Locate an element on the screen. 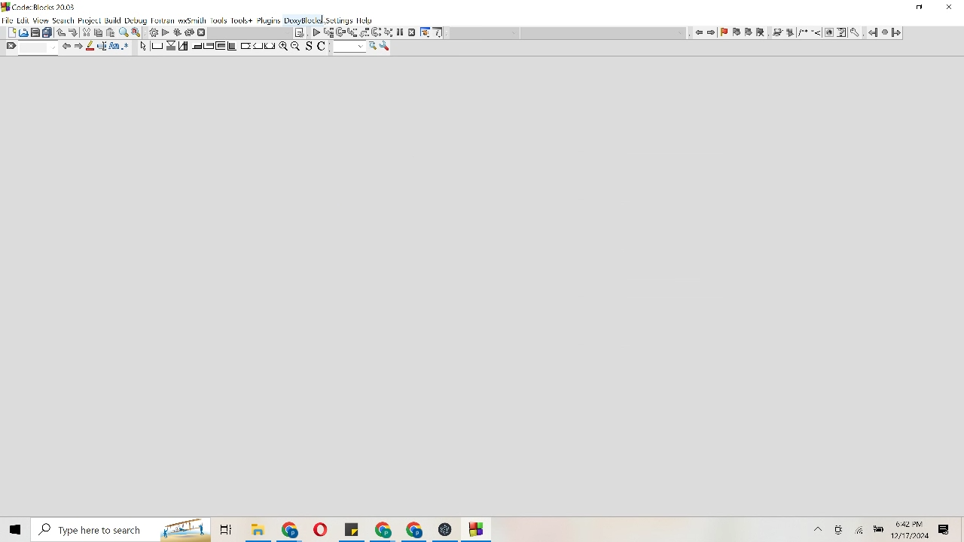  Go Back is located at coordinates (871, 32).